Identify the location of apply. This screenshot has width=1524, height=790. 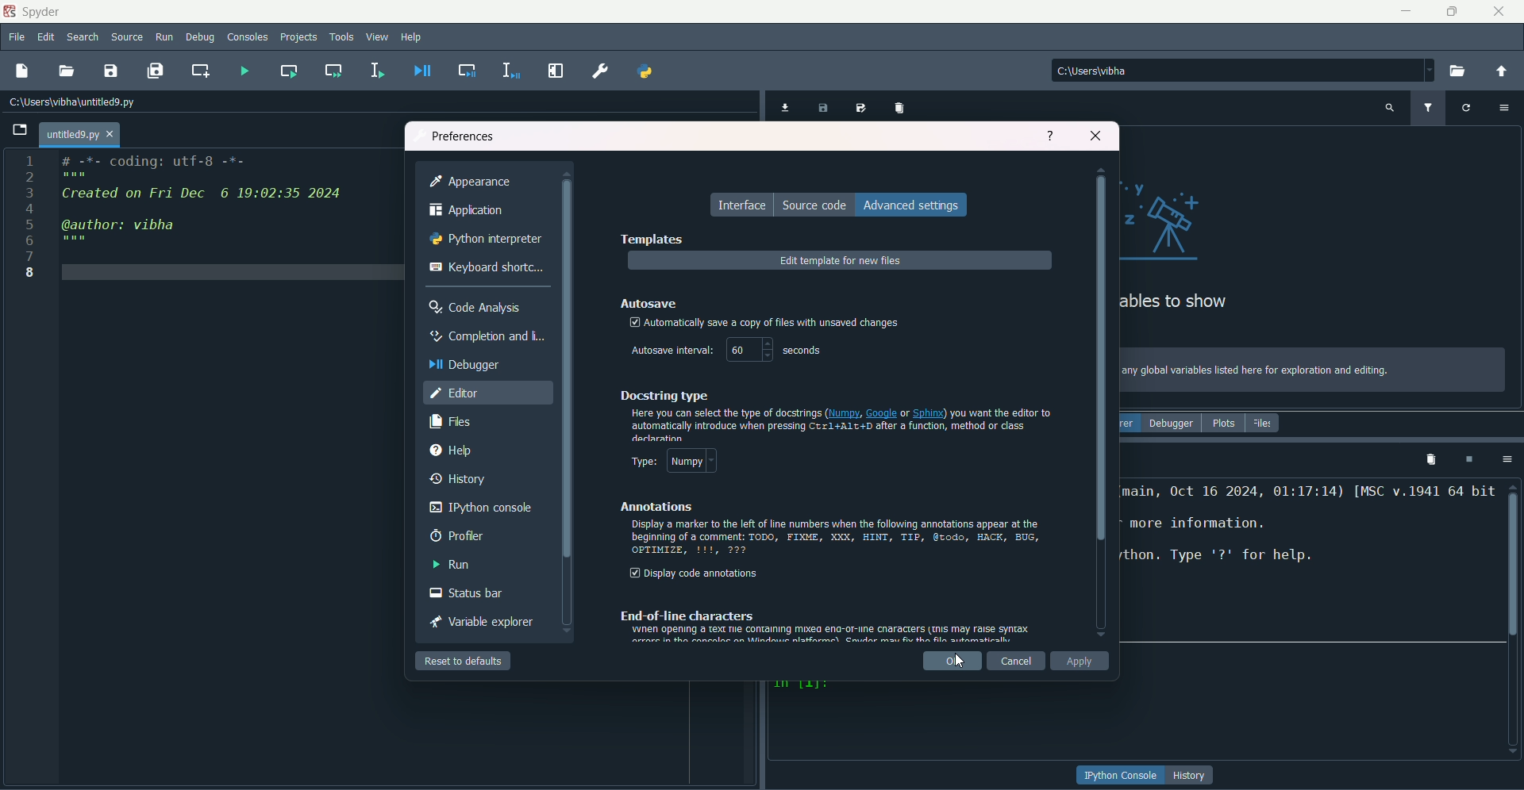
(1083, 662).